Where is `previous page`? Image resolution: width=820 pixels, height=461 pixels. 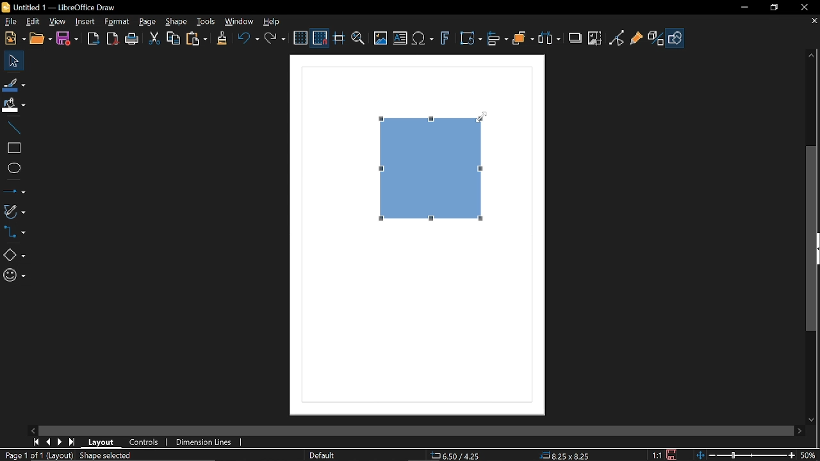
previous page is located at coordinates (49, 442).